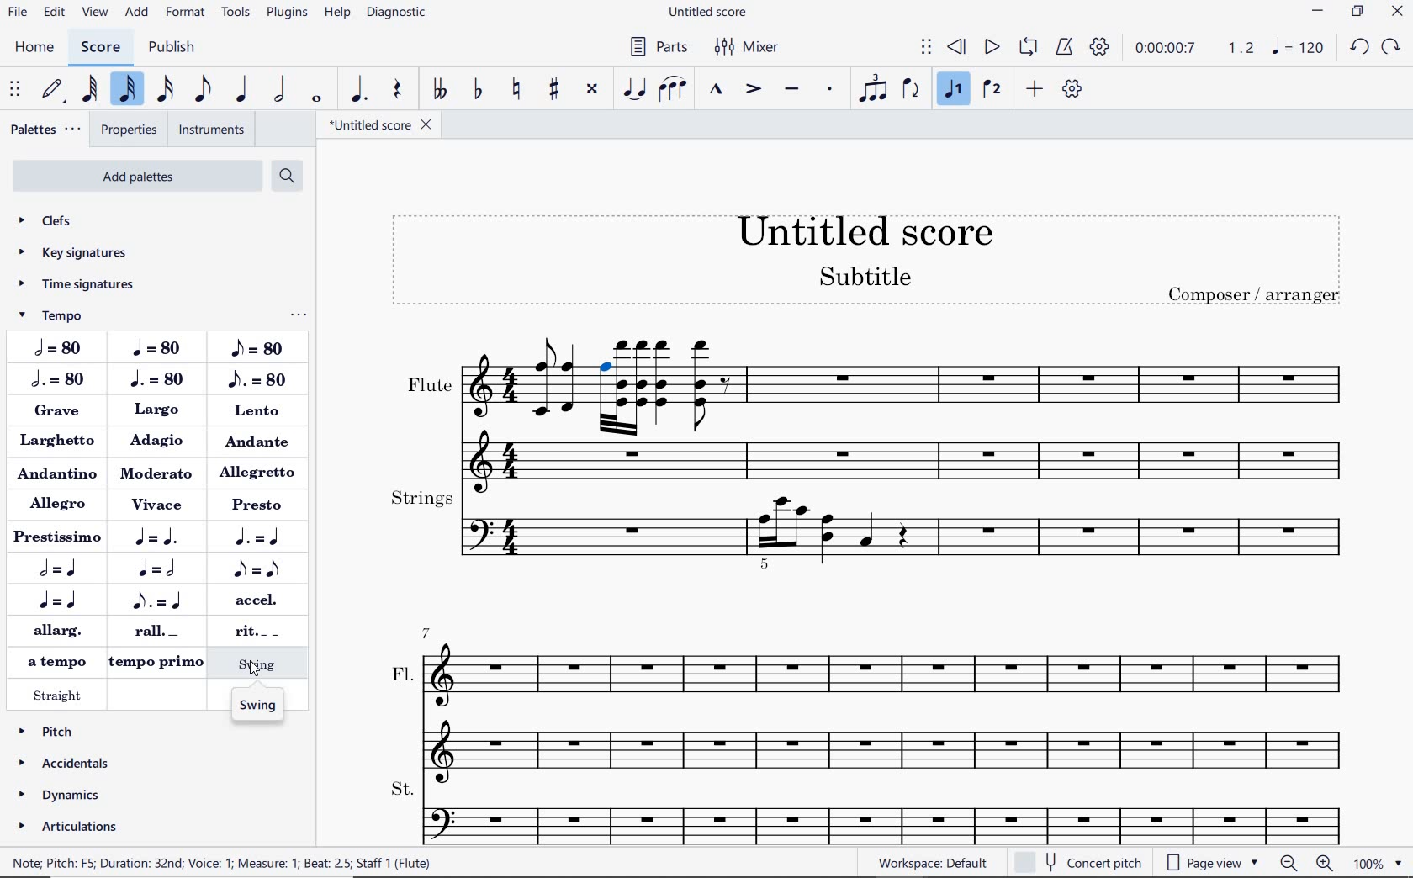 This screenshot has height=878, width=1413. Describe the element at coordinates (282, 90) in the screenshot. I see `HALF NOTE` at that location.